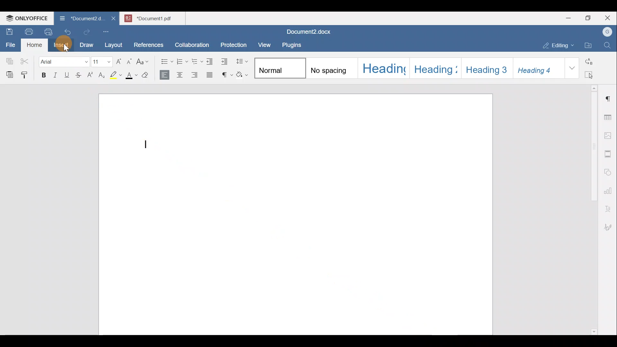 Image resolution: width=617 pixels, height=347 pixels. What do you see at coordinates (26, 18) in the screenshot?
I see `ONLYOFFICE` at bounding box center [26, 18].